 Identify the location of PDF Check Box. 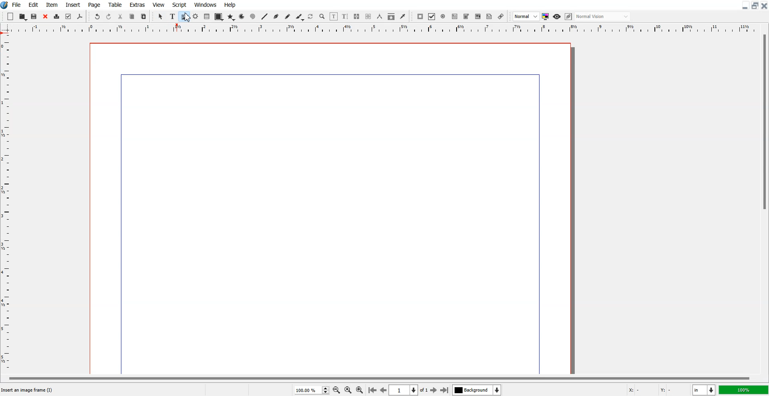
(432, 16).